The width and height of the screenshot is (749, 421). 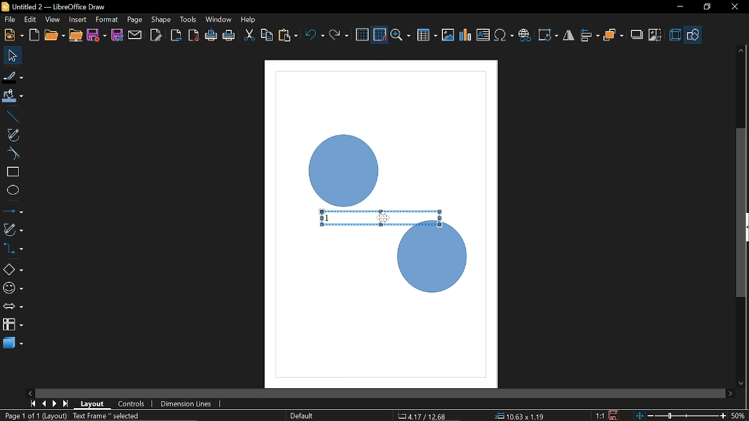 I want to click on print directly, so click(x=229, y=35).